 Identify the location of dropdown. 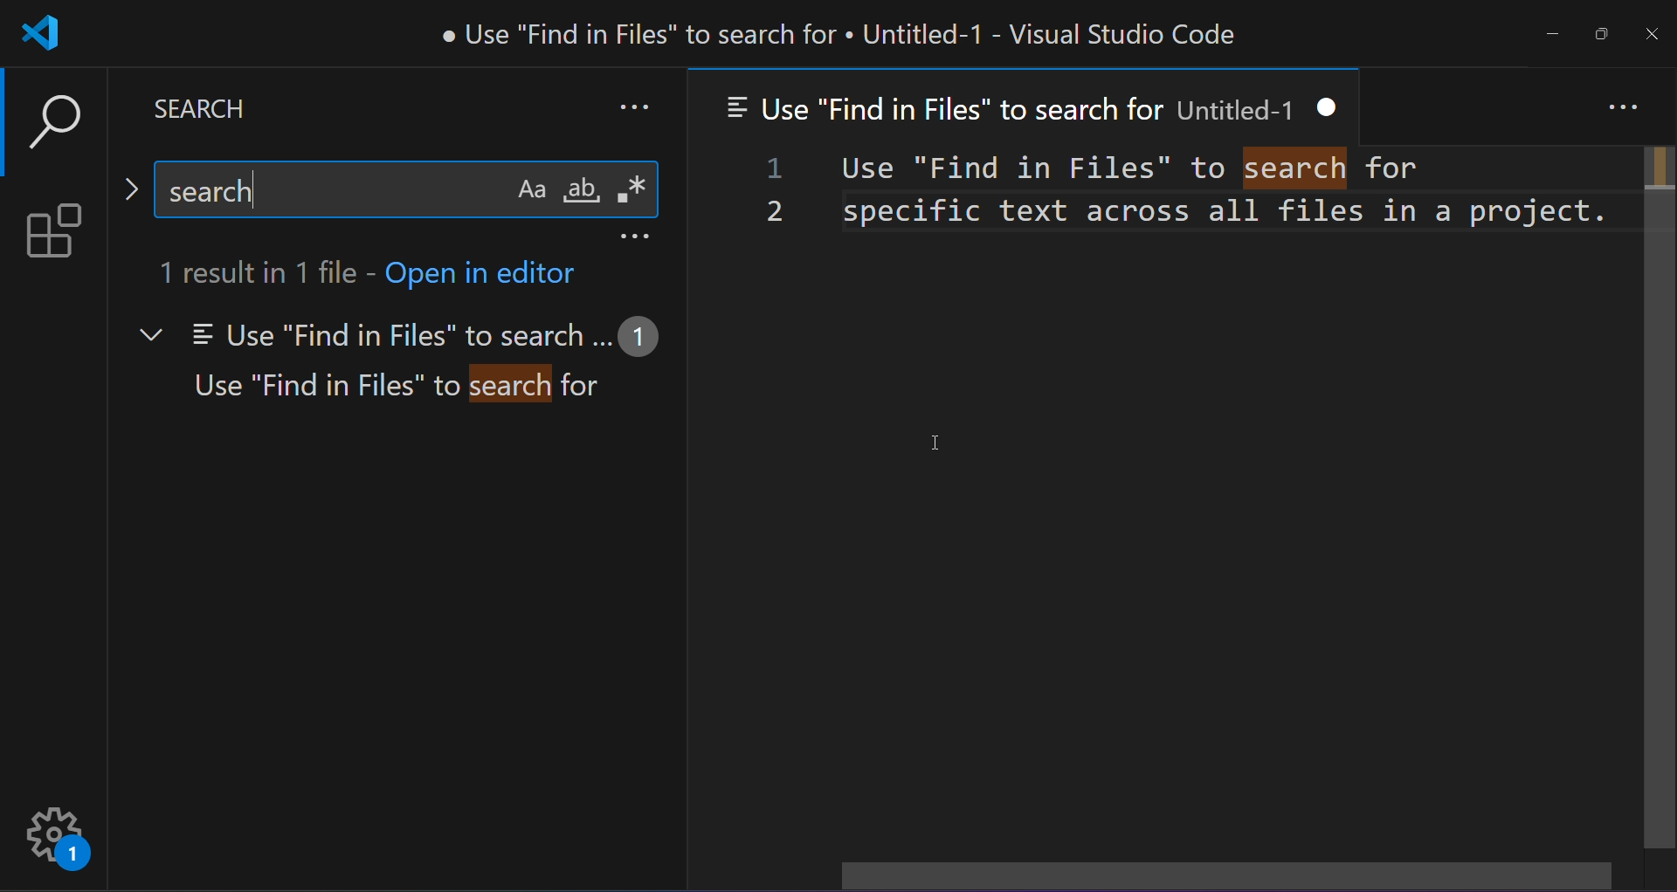
(148, 326).